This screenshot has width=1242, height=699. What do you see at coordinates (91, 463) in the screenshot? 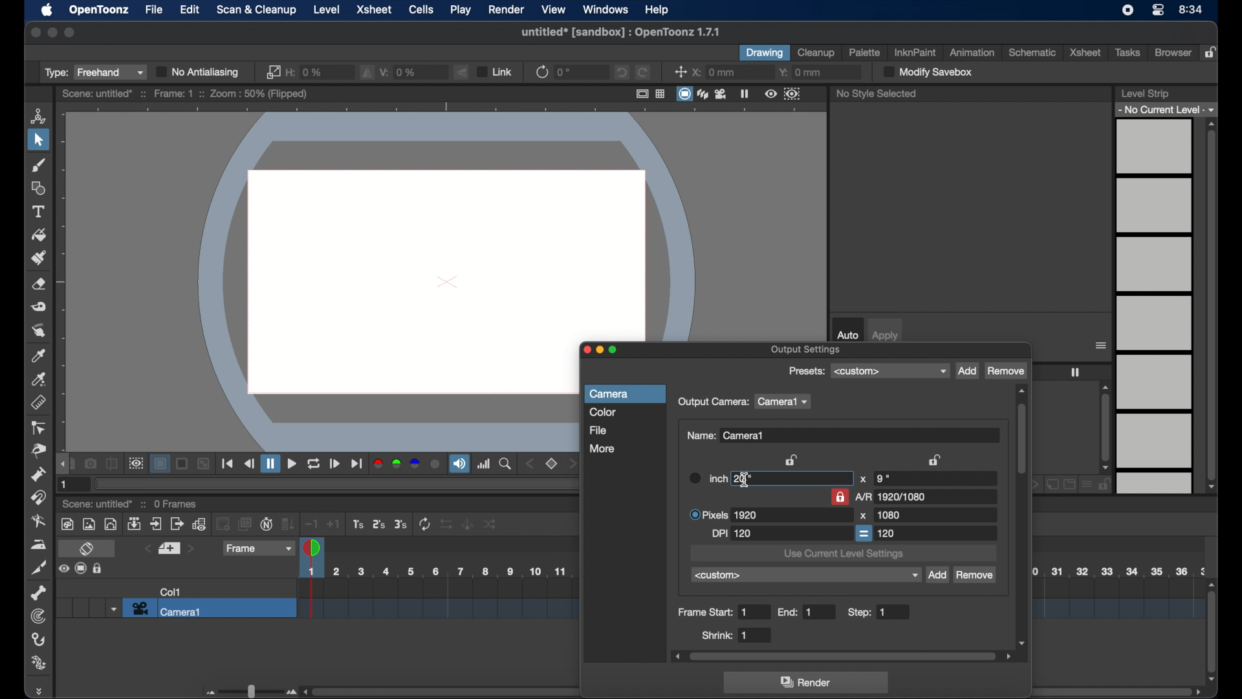
I see `snapshot` at bounding box center [91, 463].